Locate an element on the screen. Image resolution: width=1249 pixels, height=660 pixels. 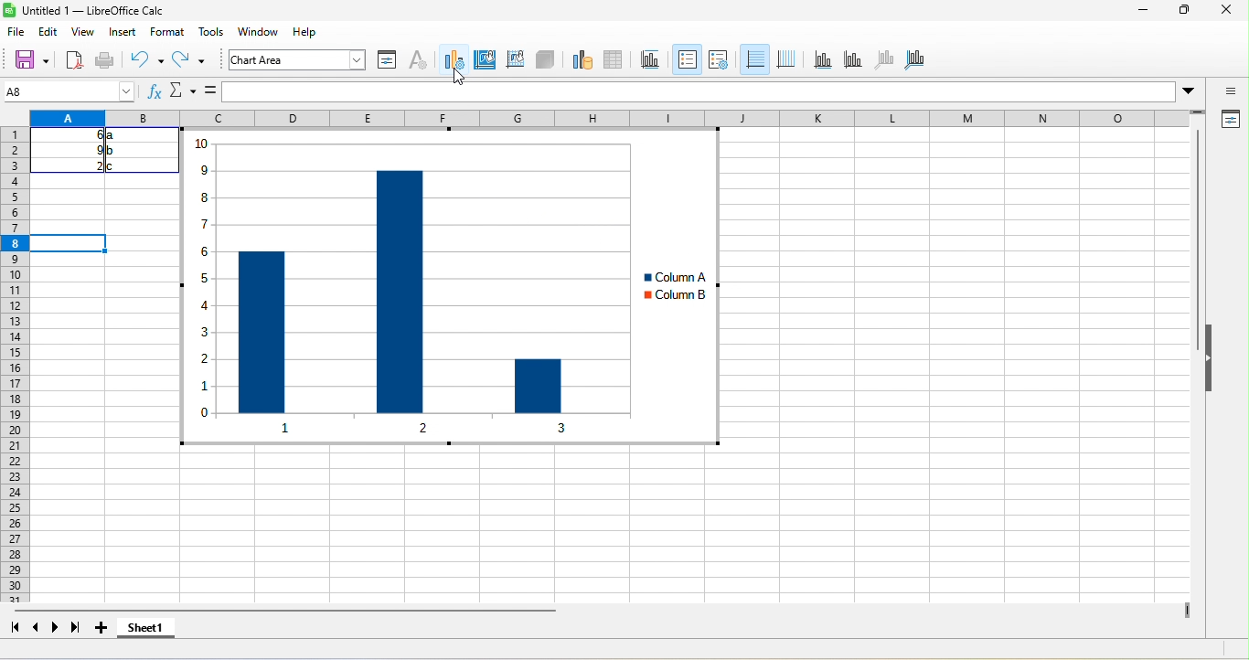
z axis is located at coordinates (881, 60).